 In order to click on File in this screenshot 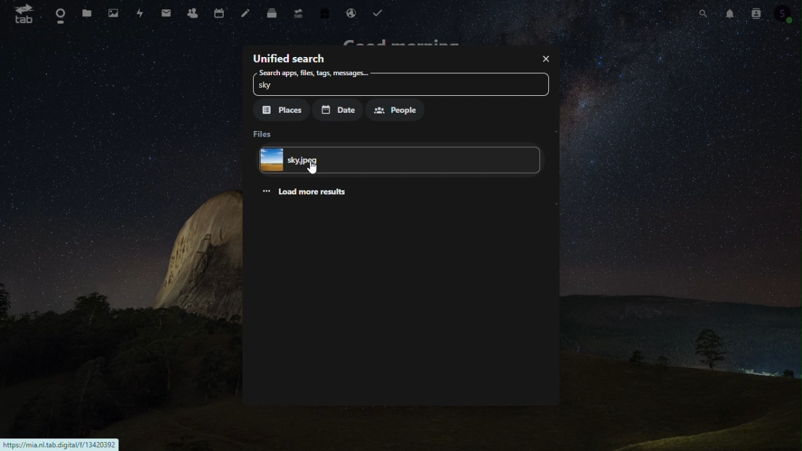, I will do `click(400, 161)`.